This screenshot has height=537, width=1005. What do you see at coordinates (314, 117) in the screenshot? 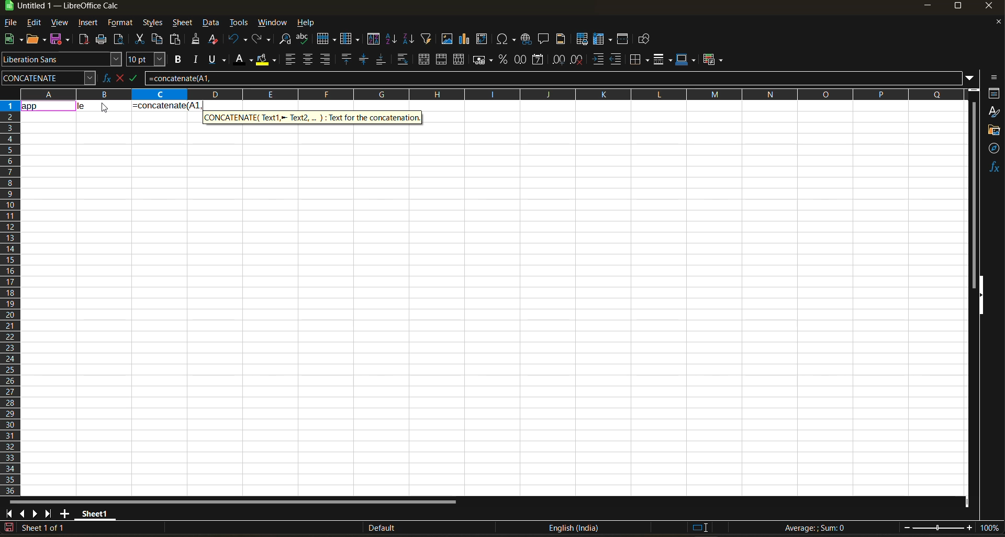
I see `tool tip` at bounding box center [314, 117].